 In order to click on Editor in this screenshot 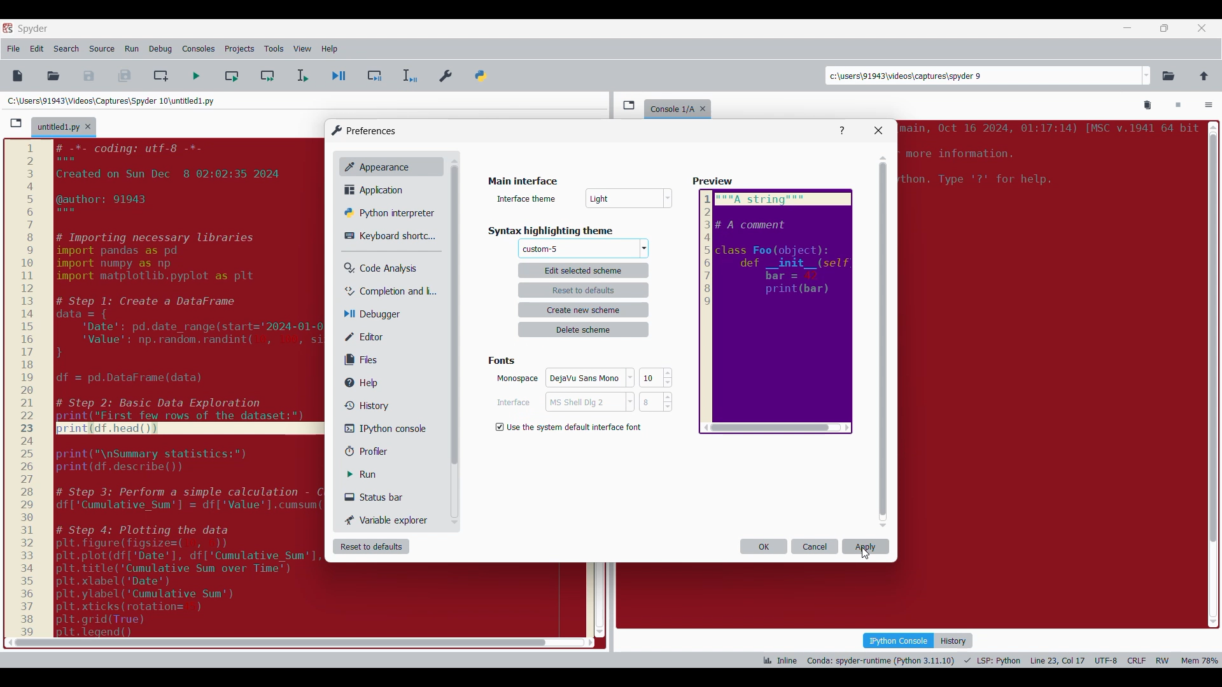, I will do `click(373, 337)`.